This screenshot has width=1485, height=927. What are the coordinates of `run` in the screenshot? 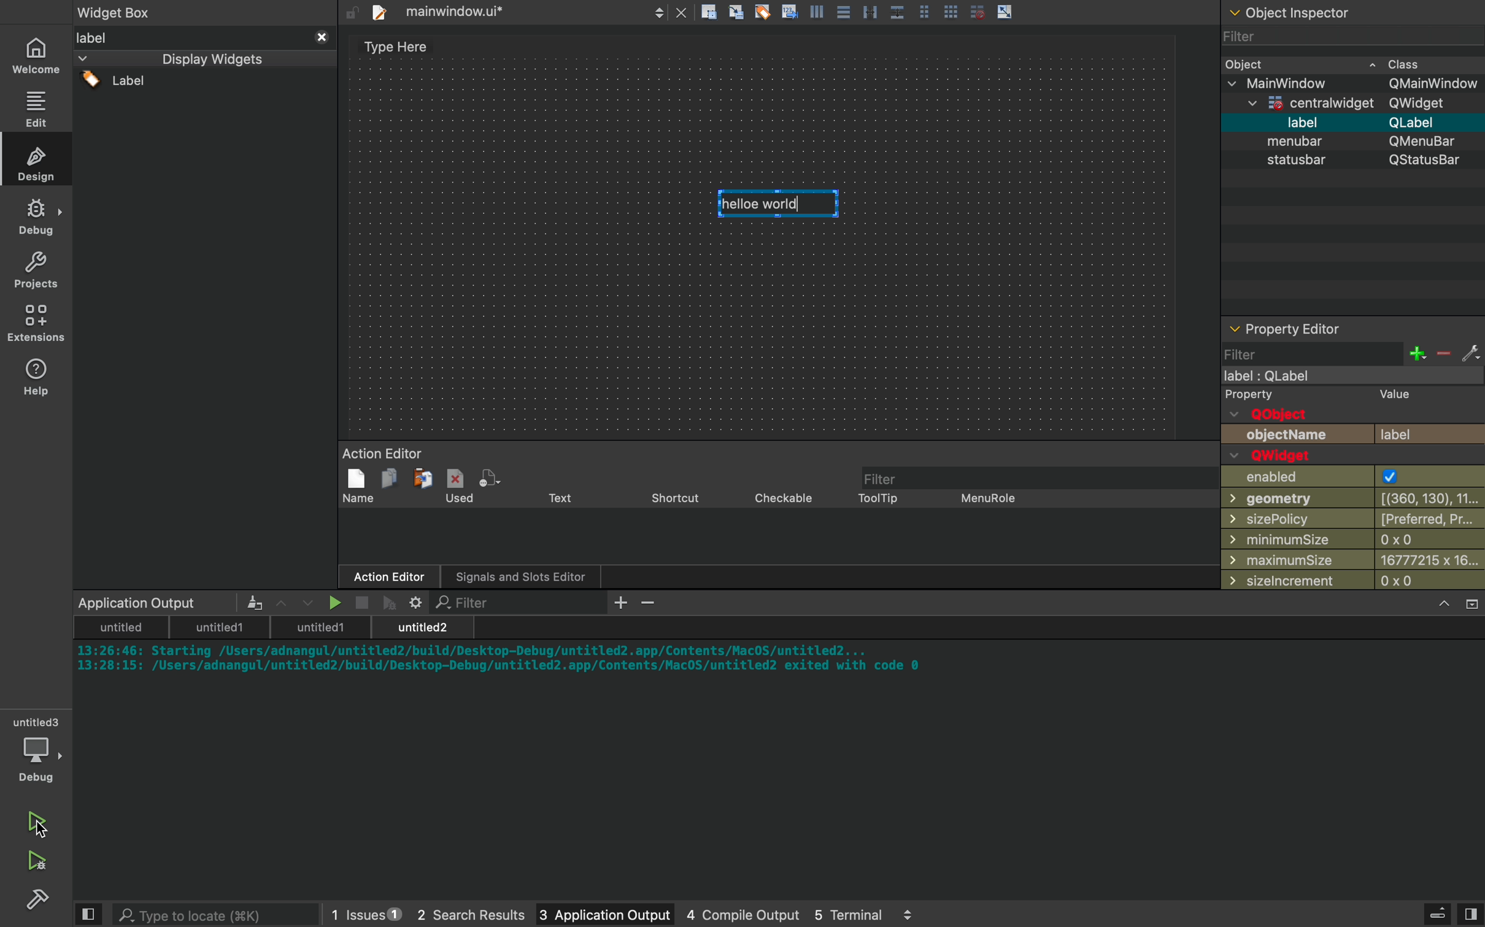 It's located at (37, 816).